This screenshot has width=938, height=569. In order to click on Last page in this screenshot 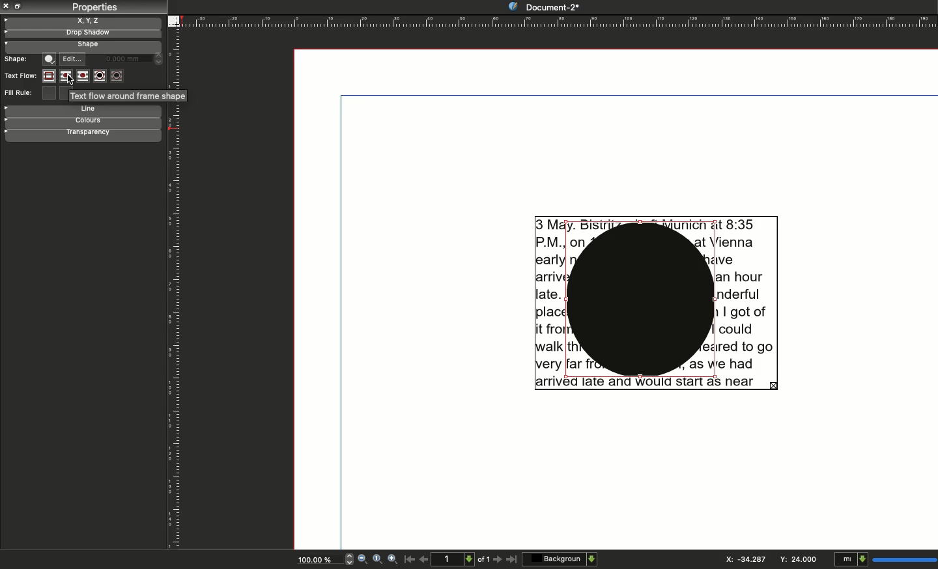, I will do `click(512, 561)`.